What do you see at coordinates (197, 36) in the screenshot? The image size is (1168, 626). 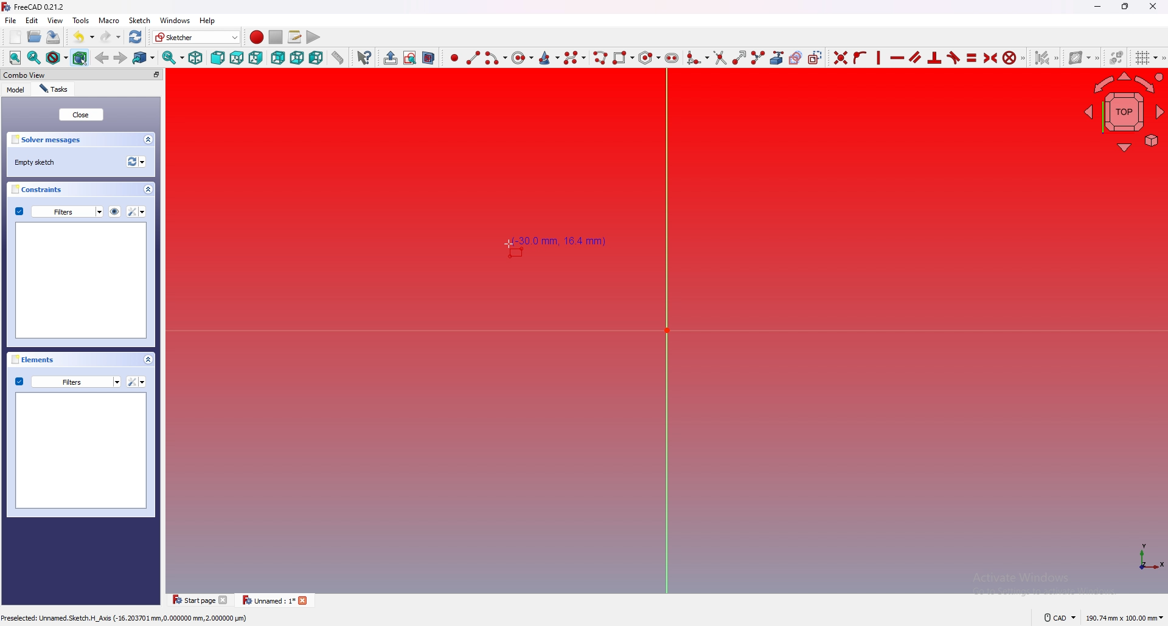 I see `switch workbench` at bounding box center [197, 36].